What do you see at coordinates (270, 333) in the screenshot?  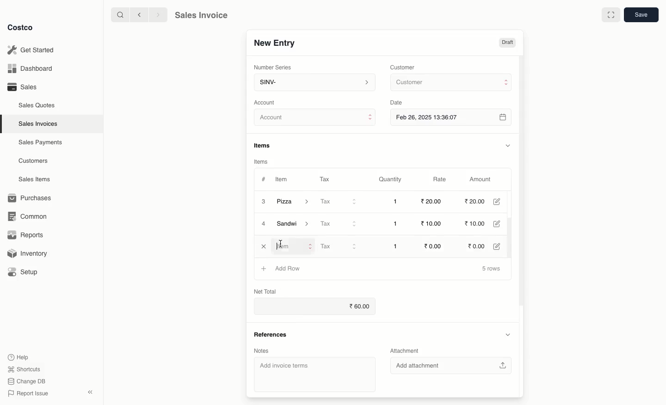 I see `References` at bounding box center [270, 333].